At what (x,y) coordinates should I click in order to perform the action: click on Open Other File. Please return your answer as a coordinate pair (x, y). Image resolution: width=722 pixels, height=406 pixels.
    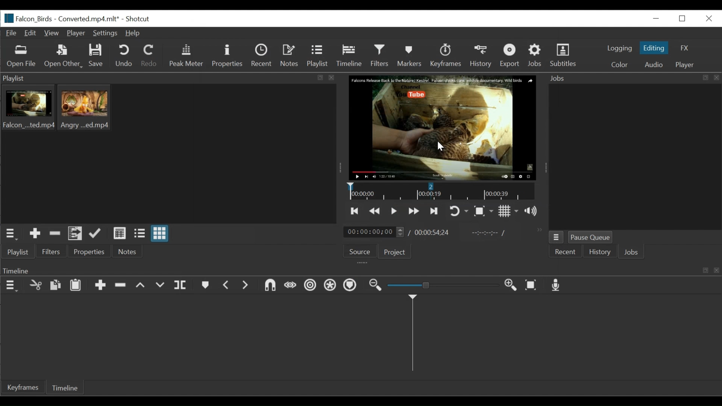
    Looking at the image, I should click on (21, 56).